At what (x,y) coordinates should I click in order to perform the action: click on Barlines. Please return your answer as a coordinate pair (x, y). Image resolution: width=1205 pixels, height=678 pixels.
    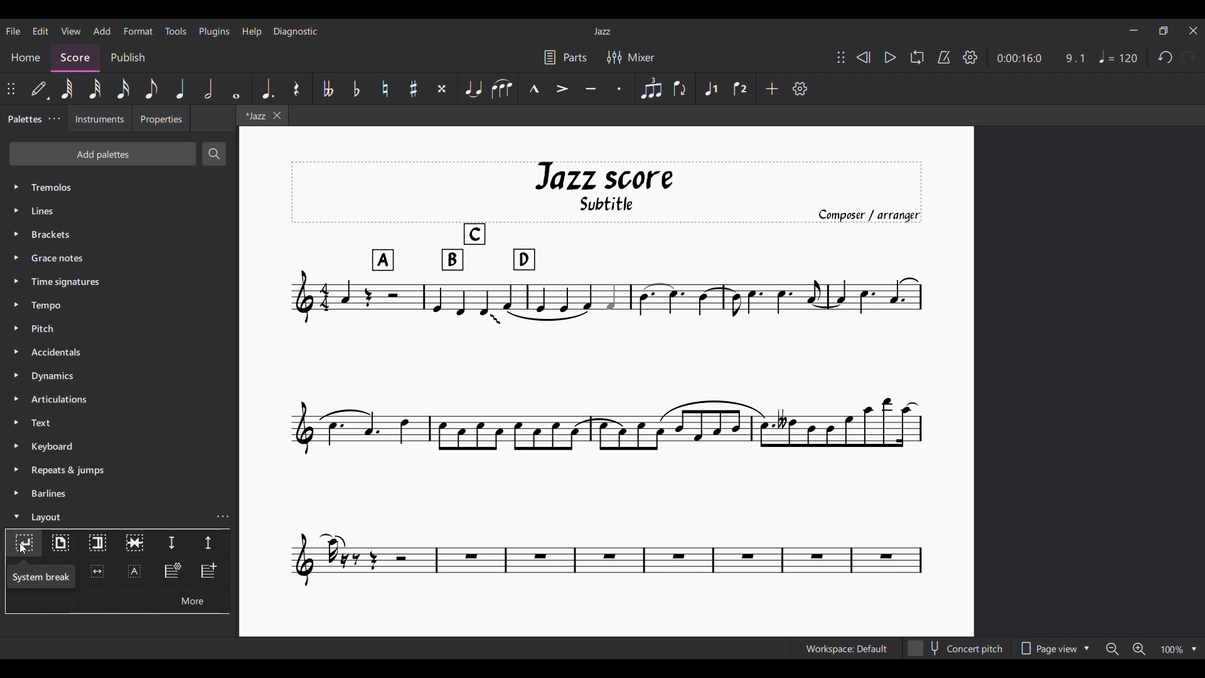
    Looking at the image, I should click on (119, 493).